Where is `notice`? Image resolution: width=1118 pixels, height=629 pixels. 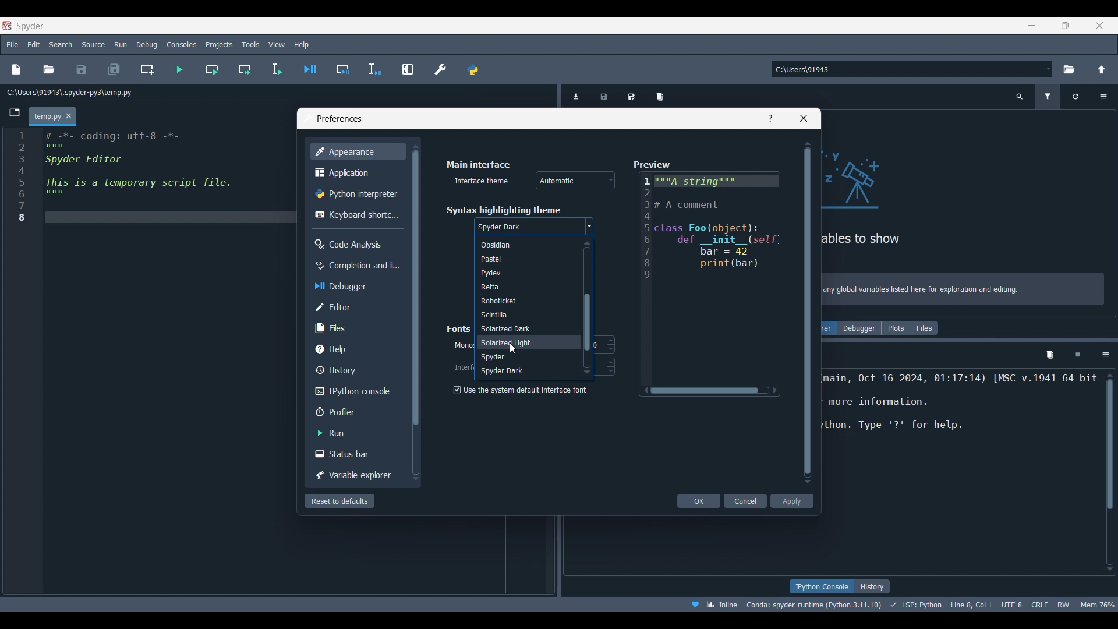
notice is located at coordinates (965, 287).